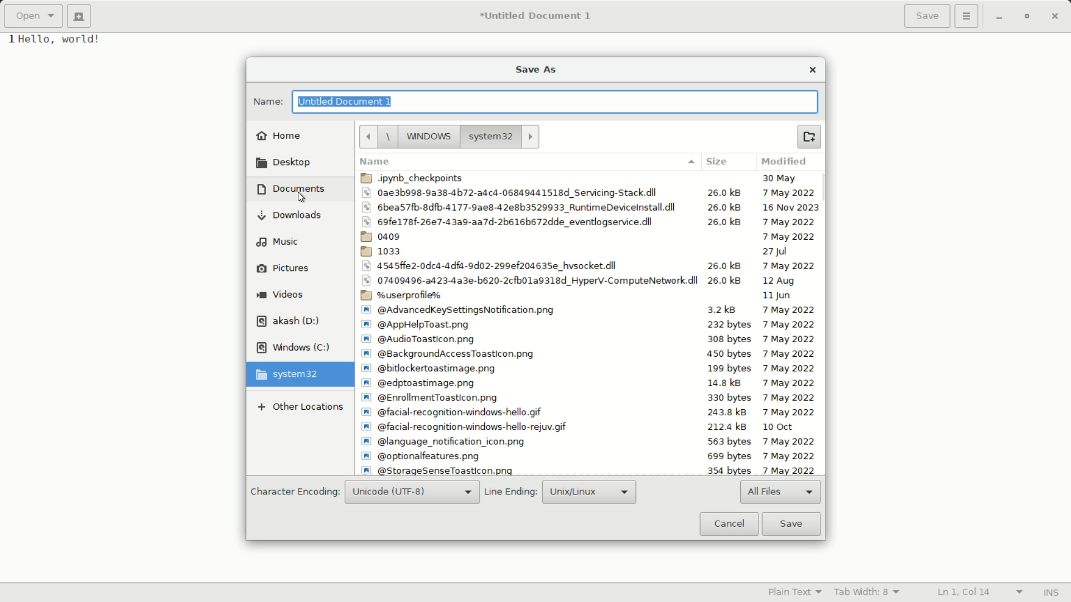 Image resolution: width=1071 pixels, height=602 pixels. What do you see at coordinates (587, 441) in the screenshot?
I see `File` at bounding box center [587, 441].